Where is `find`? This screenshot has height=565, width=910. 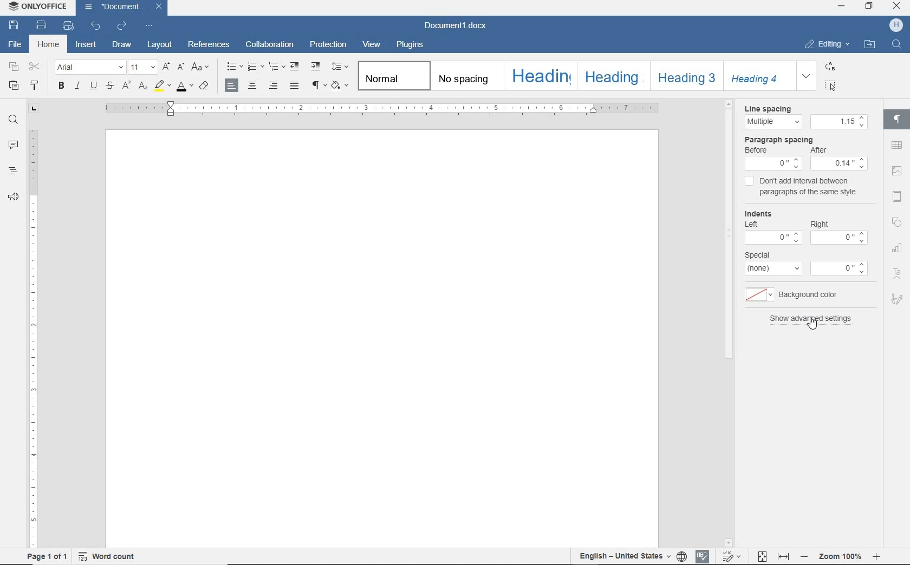
find is located at coordinates (11, 120).